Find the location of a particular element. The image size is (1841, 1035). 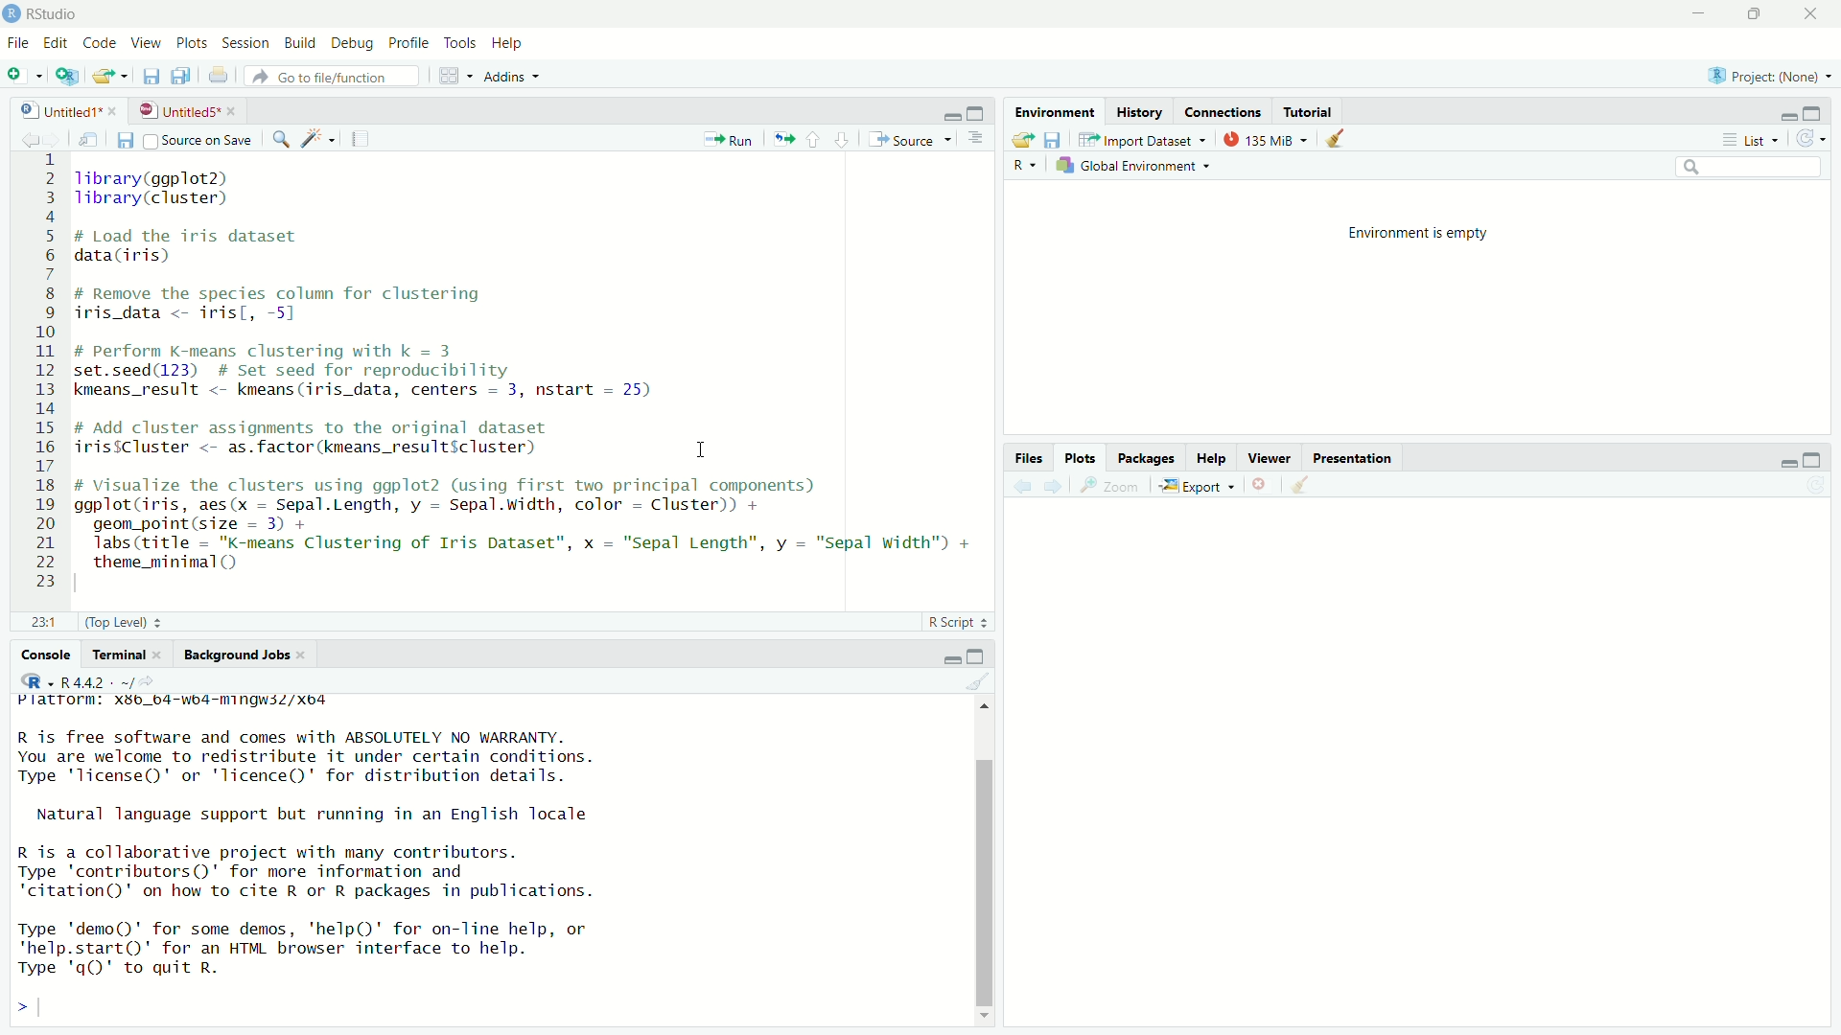

print the current file is located at coordinates (219, 78).